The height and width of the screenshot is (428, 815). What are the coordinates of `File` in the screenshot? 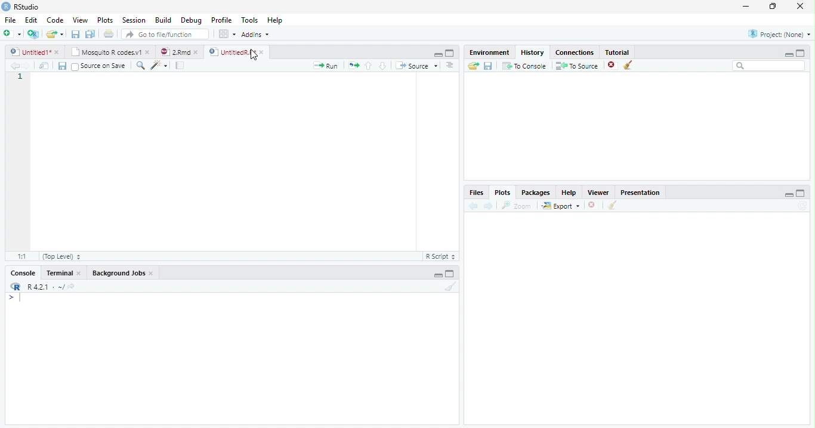 It's located at (9, 18).